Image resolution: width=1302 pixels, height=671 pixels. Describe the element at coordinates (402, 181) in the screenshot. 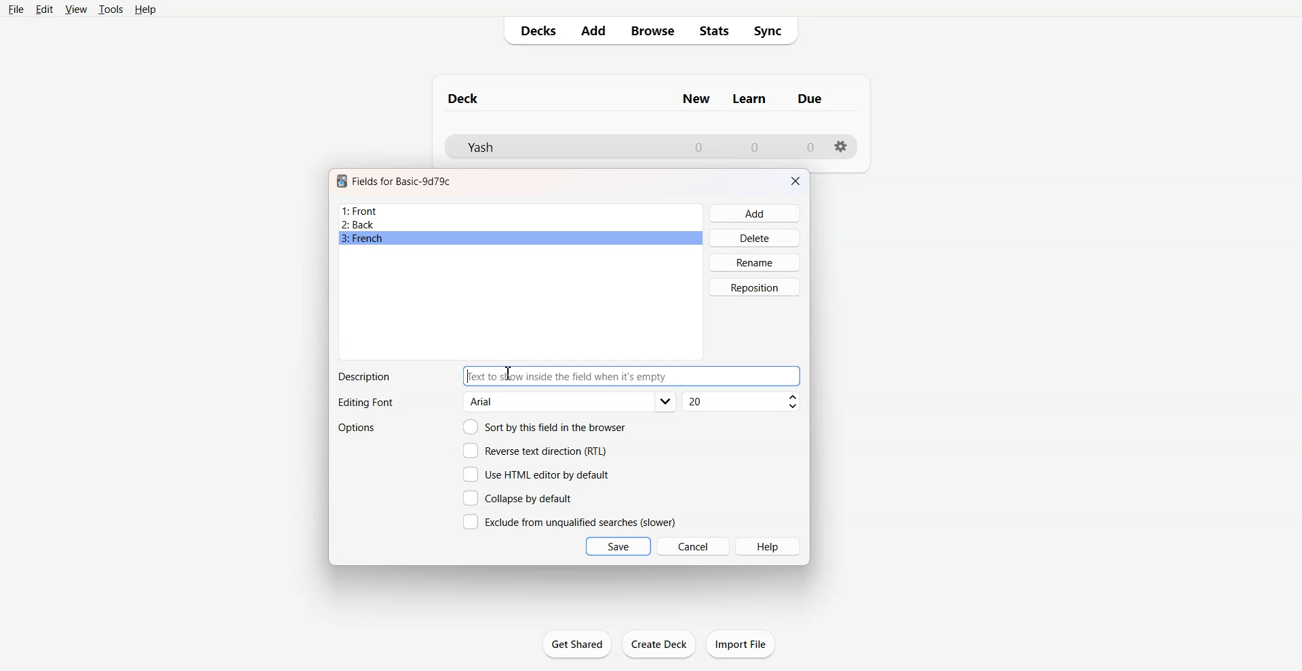

I see `Text 1` at that location.